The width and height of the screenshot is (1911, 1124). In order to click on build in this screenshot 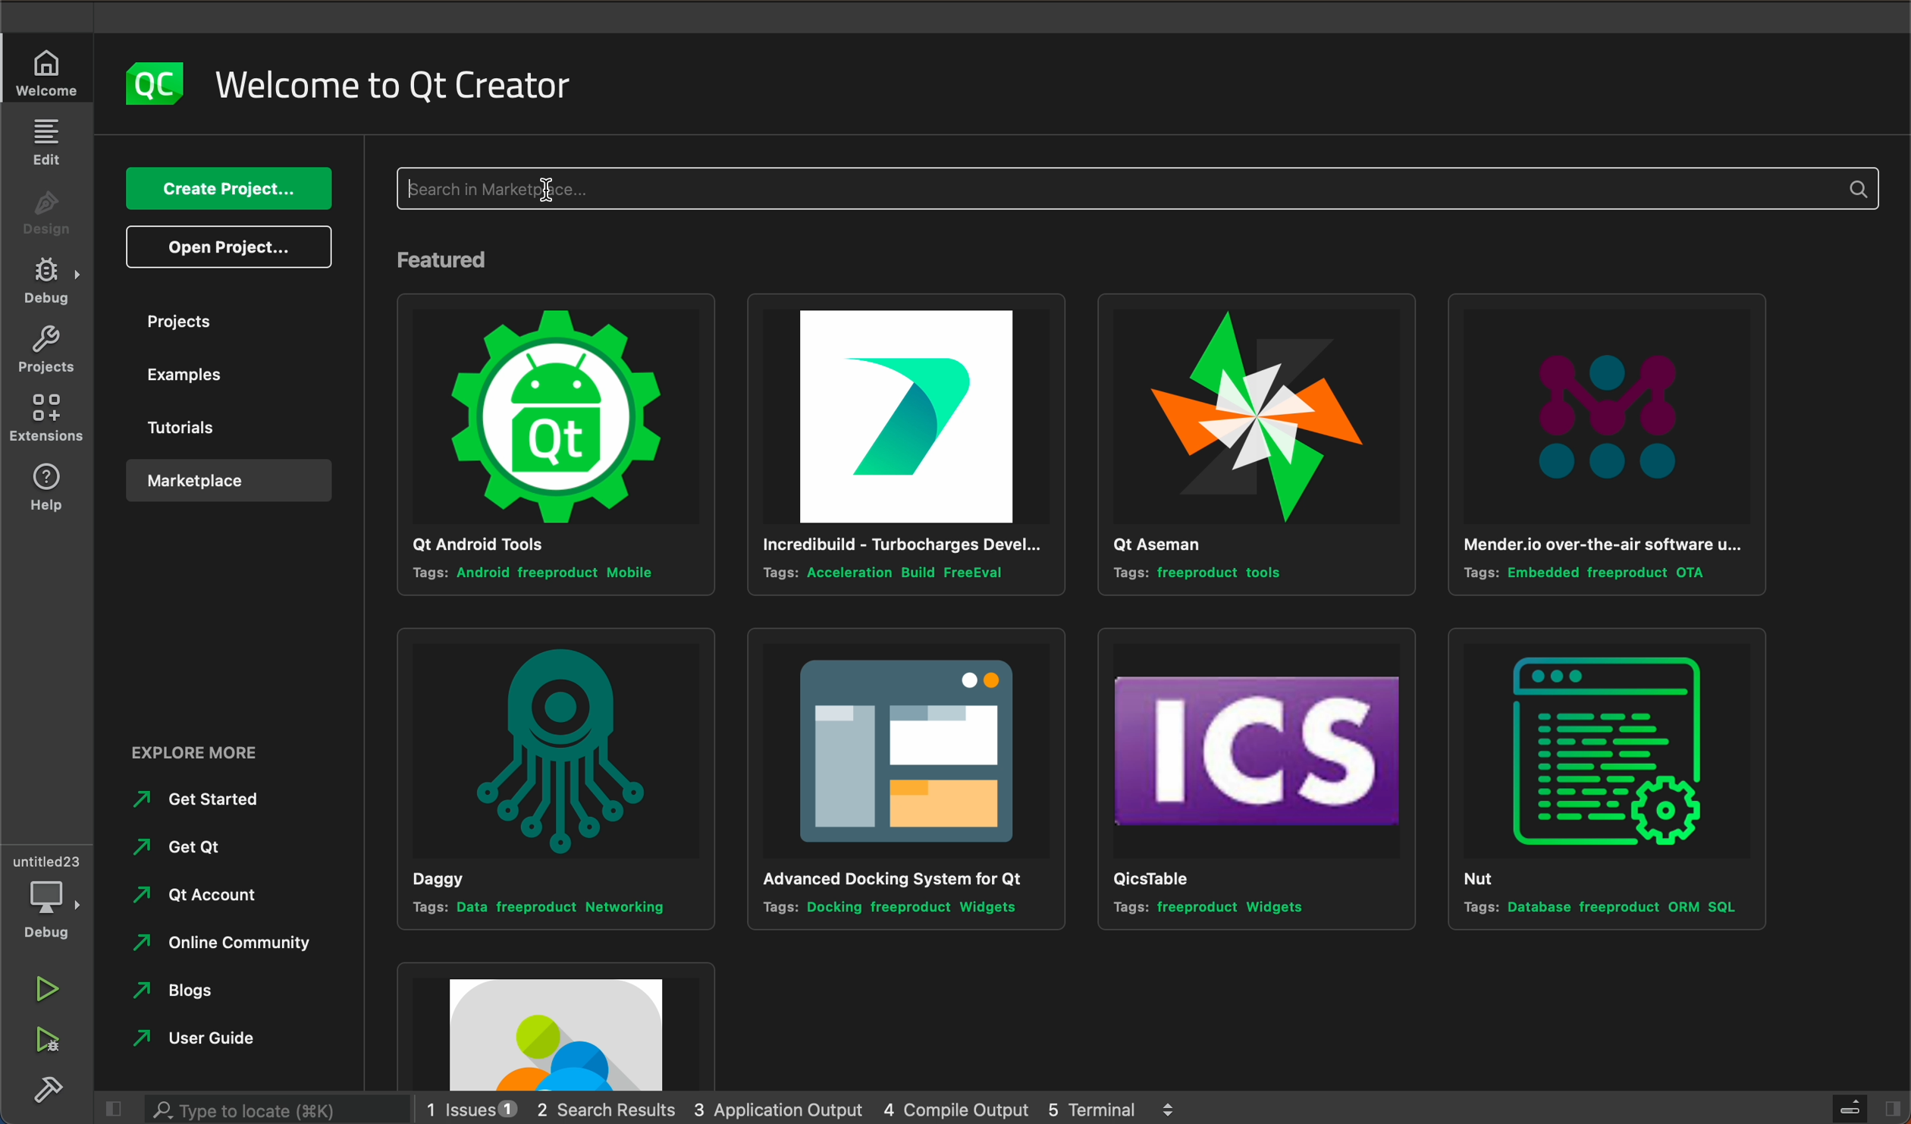, I will do `click(52, 1091)`.